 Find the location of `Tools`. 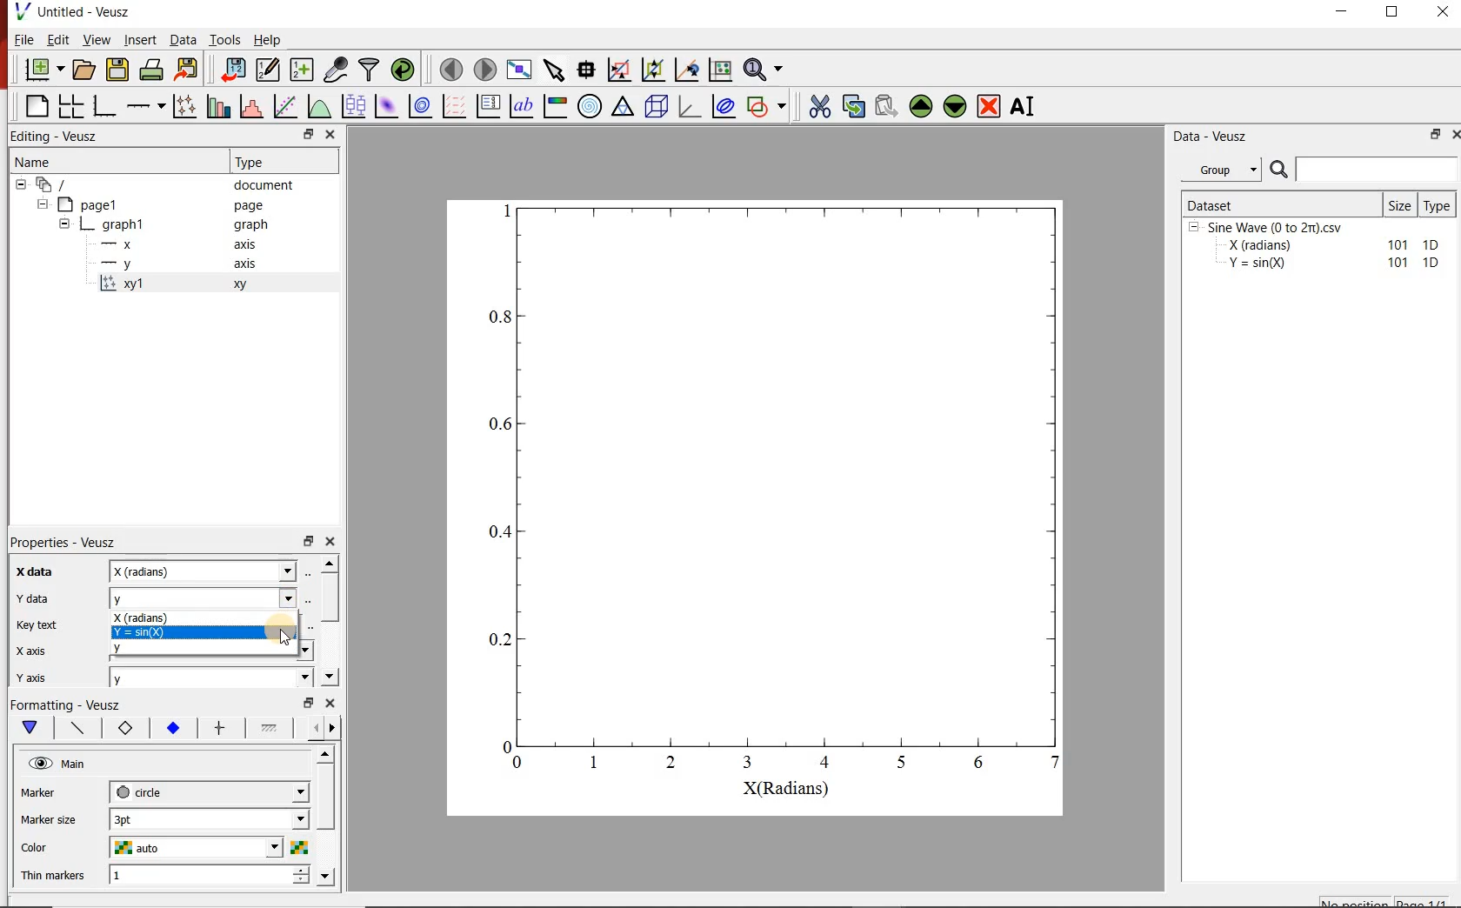

Tools is located at coordinates (225, 39).